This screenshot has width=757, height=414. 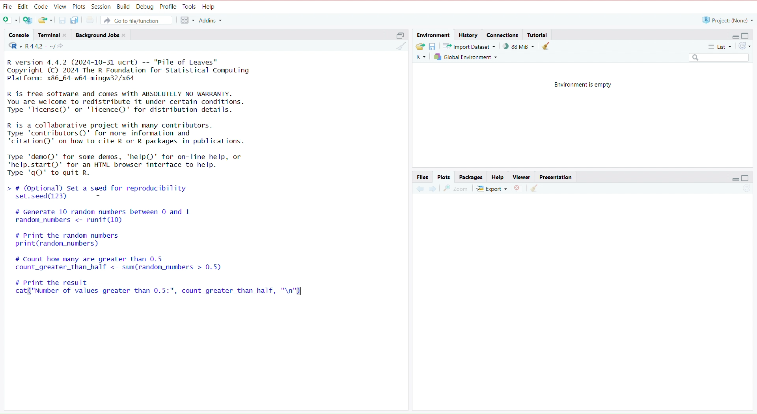 What do you see at coordinates (51, 35) in the screenshot?
I see `Terminal` at bounding box center [51, 35].